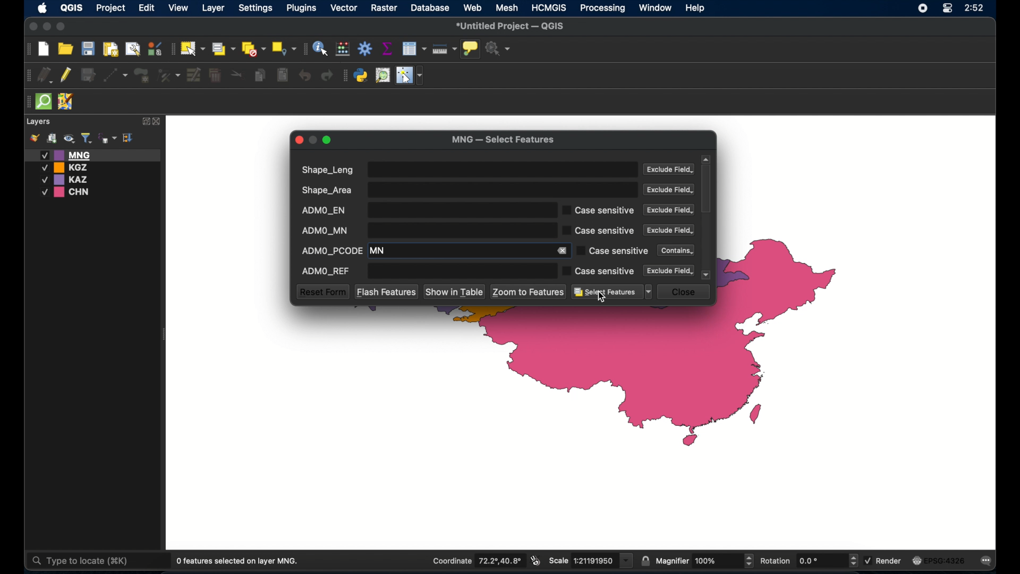 The width and height of the screenshot is (1020, 574). Describe the element at coordinates (194, 75) in the screenshot. I see `modify attributes` at that location.